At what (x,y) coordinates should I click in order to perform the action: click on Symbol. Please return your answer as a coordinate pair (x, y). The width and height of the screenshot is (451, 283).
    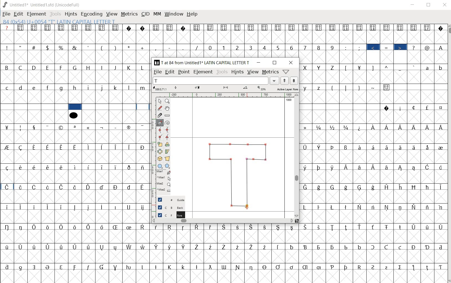
    Looking at the image, I should click on (116, 147).